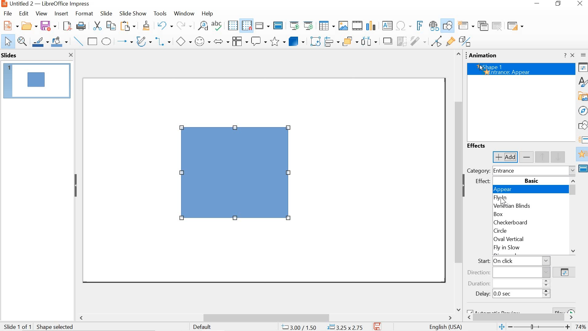 Image resolution: width=588 pixels, height=331 pixels. Describe the element at coordinates (10, 55) in the screenshot. I see `slides` at that location.